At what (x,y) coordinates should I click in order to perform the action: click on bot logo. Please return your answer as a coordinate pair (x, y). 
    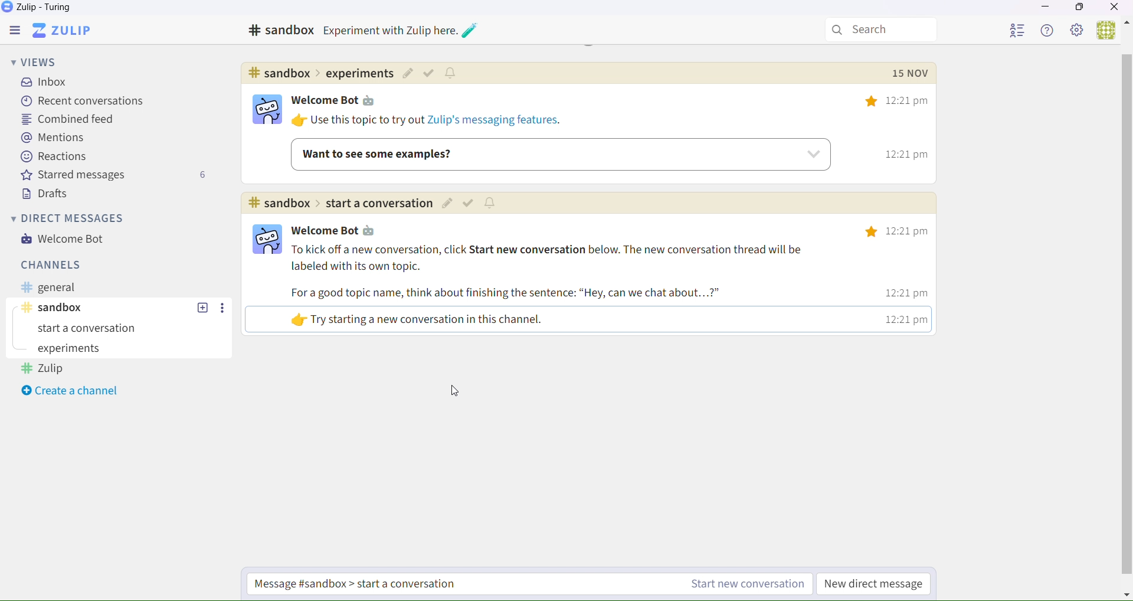
    Looking at the image, I should click on (268, 113).